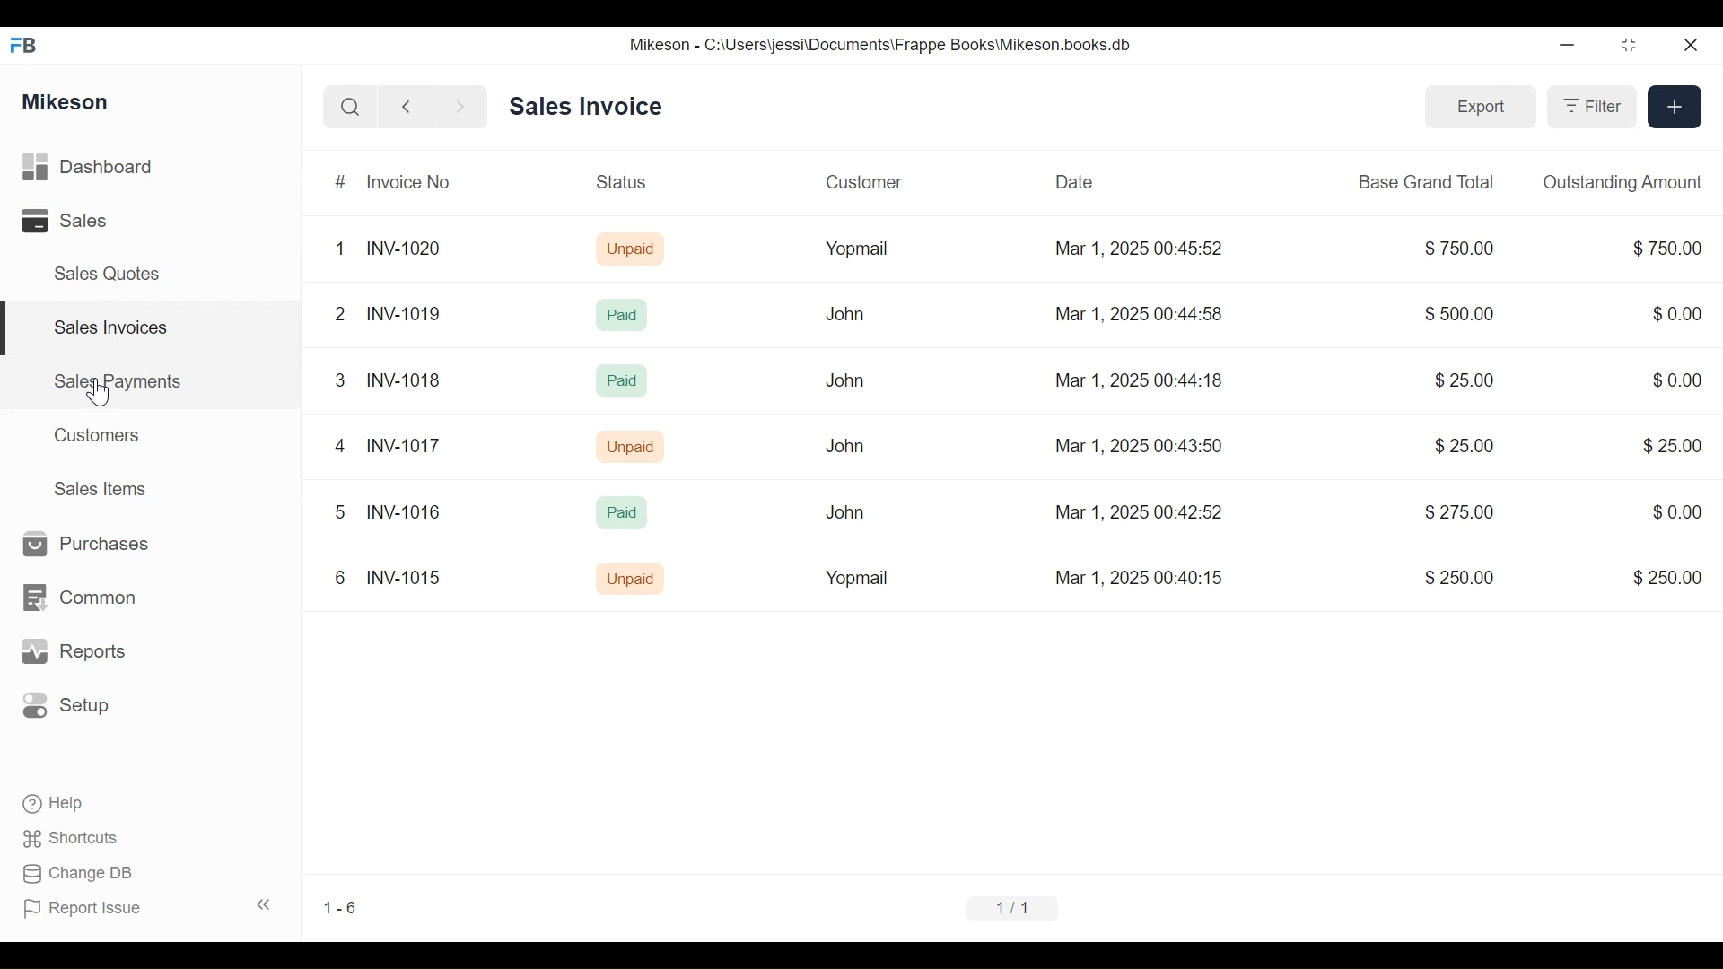 This screenshot has height=969, width=1723. I want to click on Unpaid, so click(625, 249).